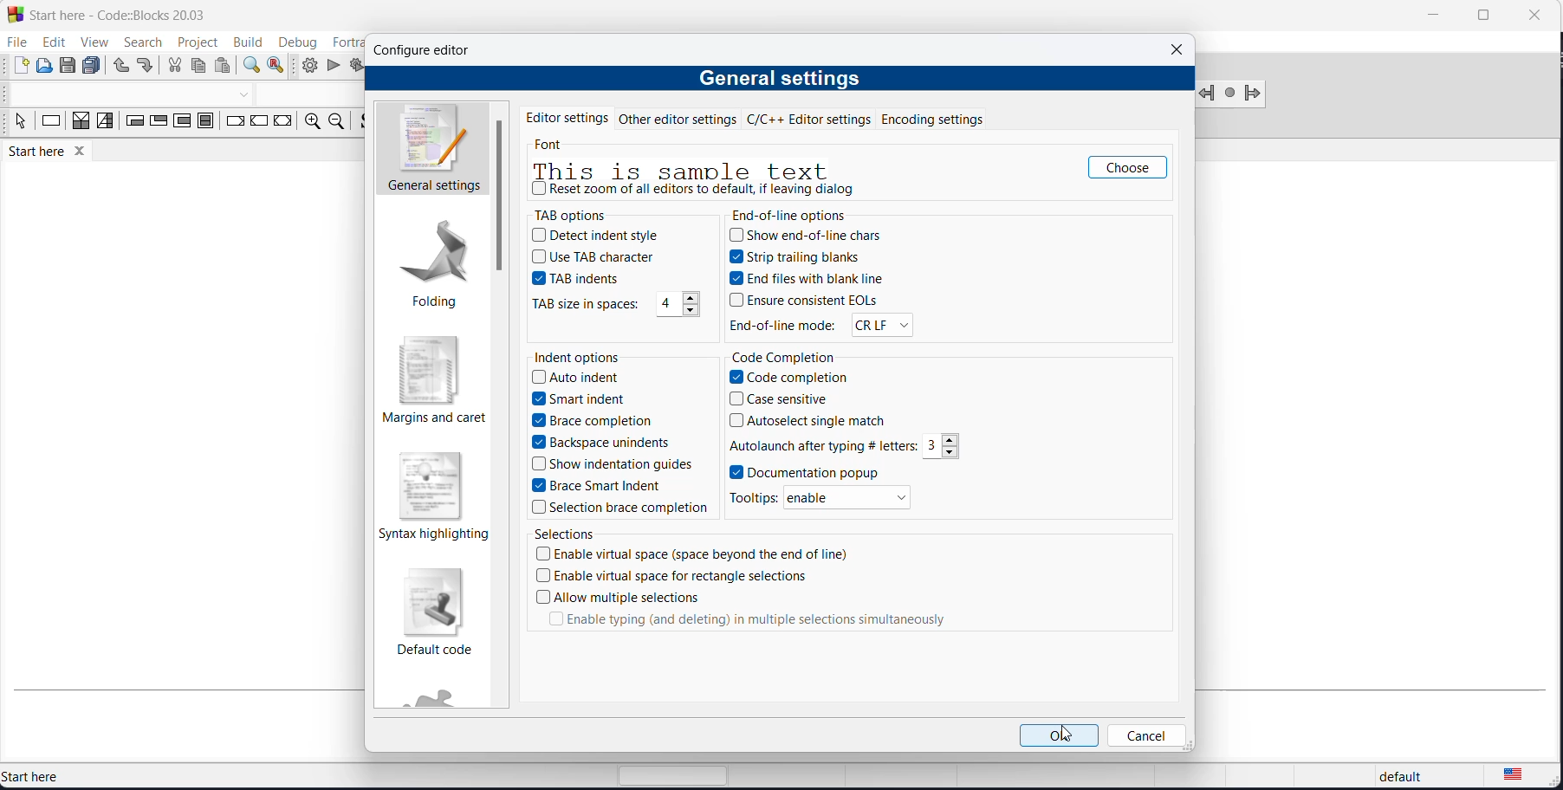 This screenshot has height=790, width=1563. Describe the element at coordinates (681, 119) in the screenshot. I see `other editor settings` at that location.